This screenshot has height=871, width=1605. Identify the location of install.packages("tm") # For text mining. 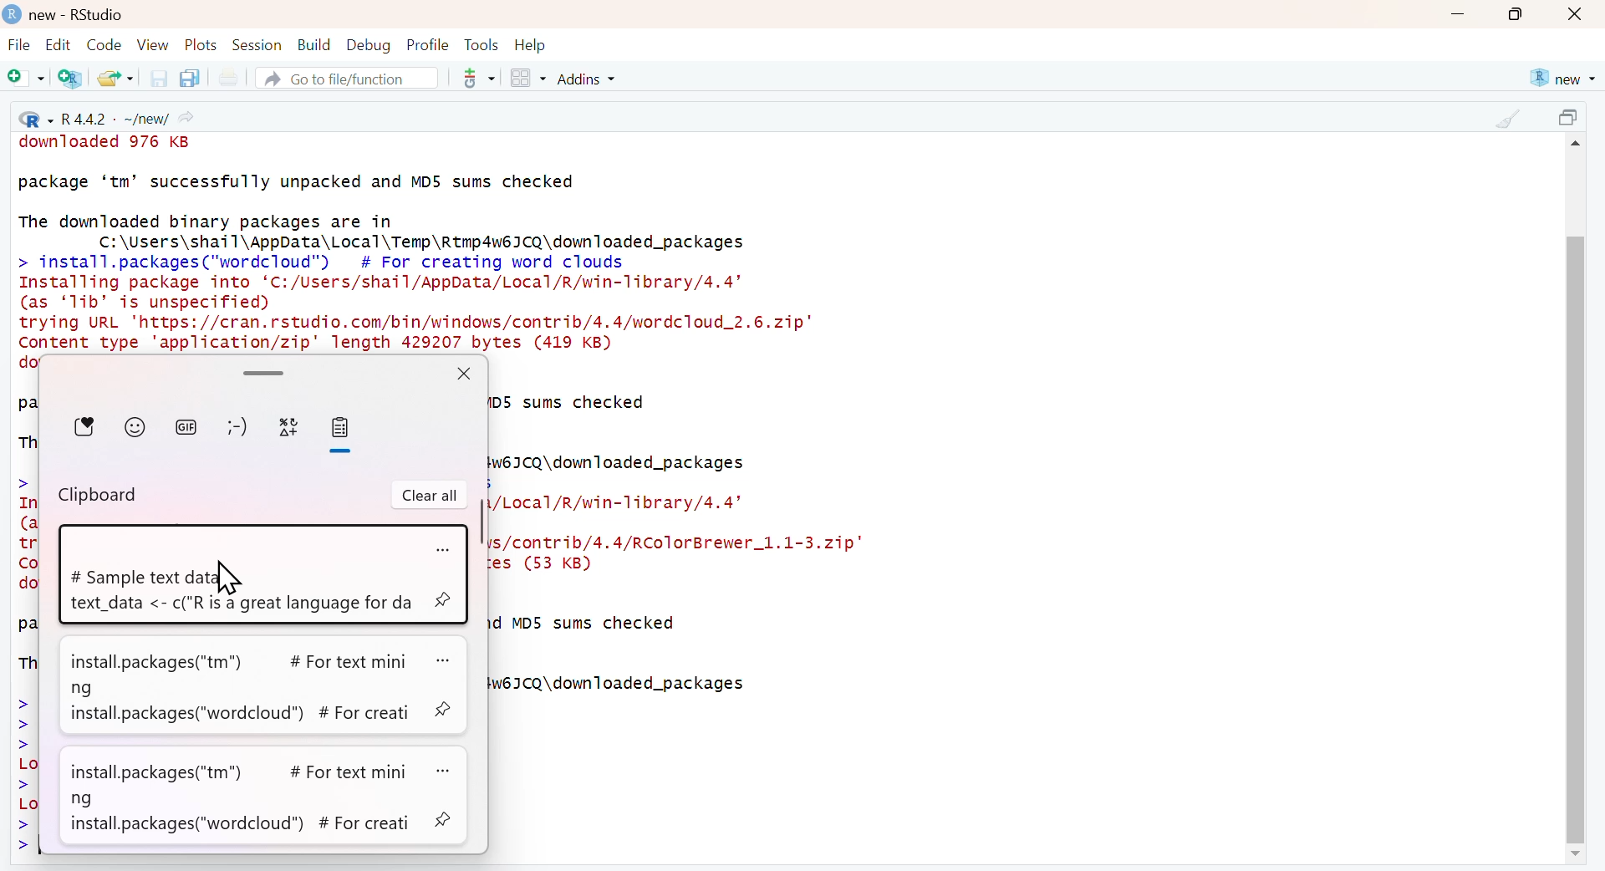
(239, 675).